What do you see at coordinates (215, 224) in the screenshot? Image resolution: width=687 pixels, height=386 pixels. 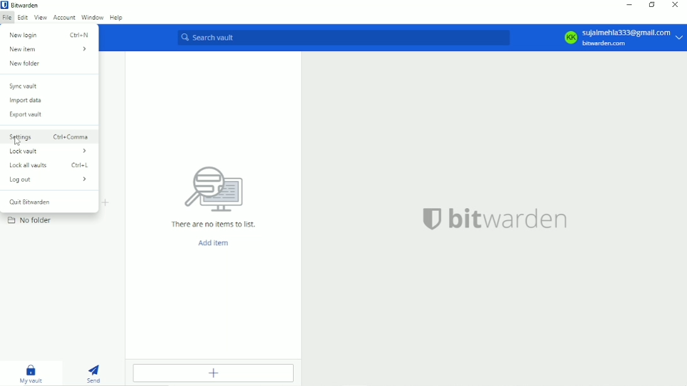 I see `There are no items to list` at bounding box center [215, 224].